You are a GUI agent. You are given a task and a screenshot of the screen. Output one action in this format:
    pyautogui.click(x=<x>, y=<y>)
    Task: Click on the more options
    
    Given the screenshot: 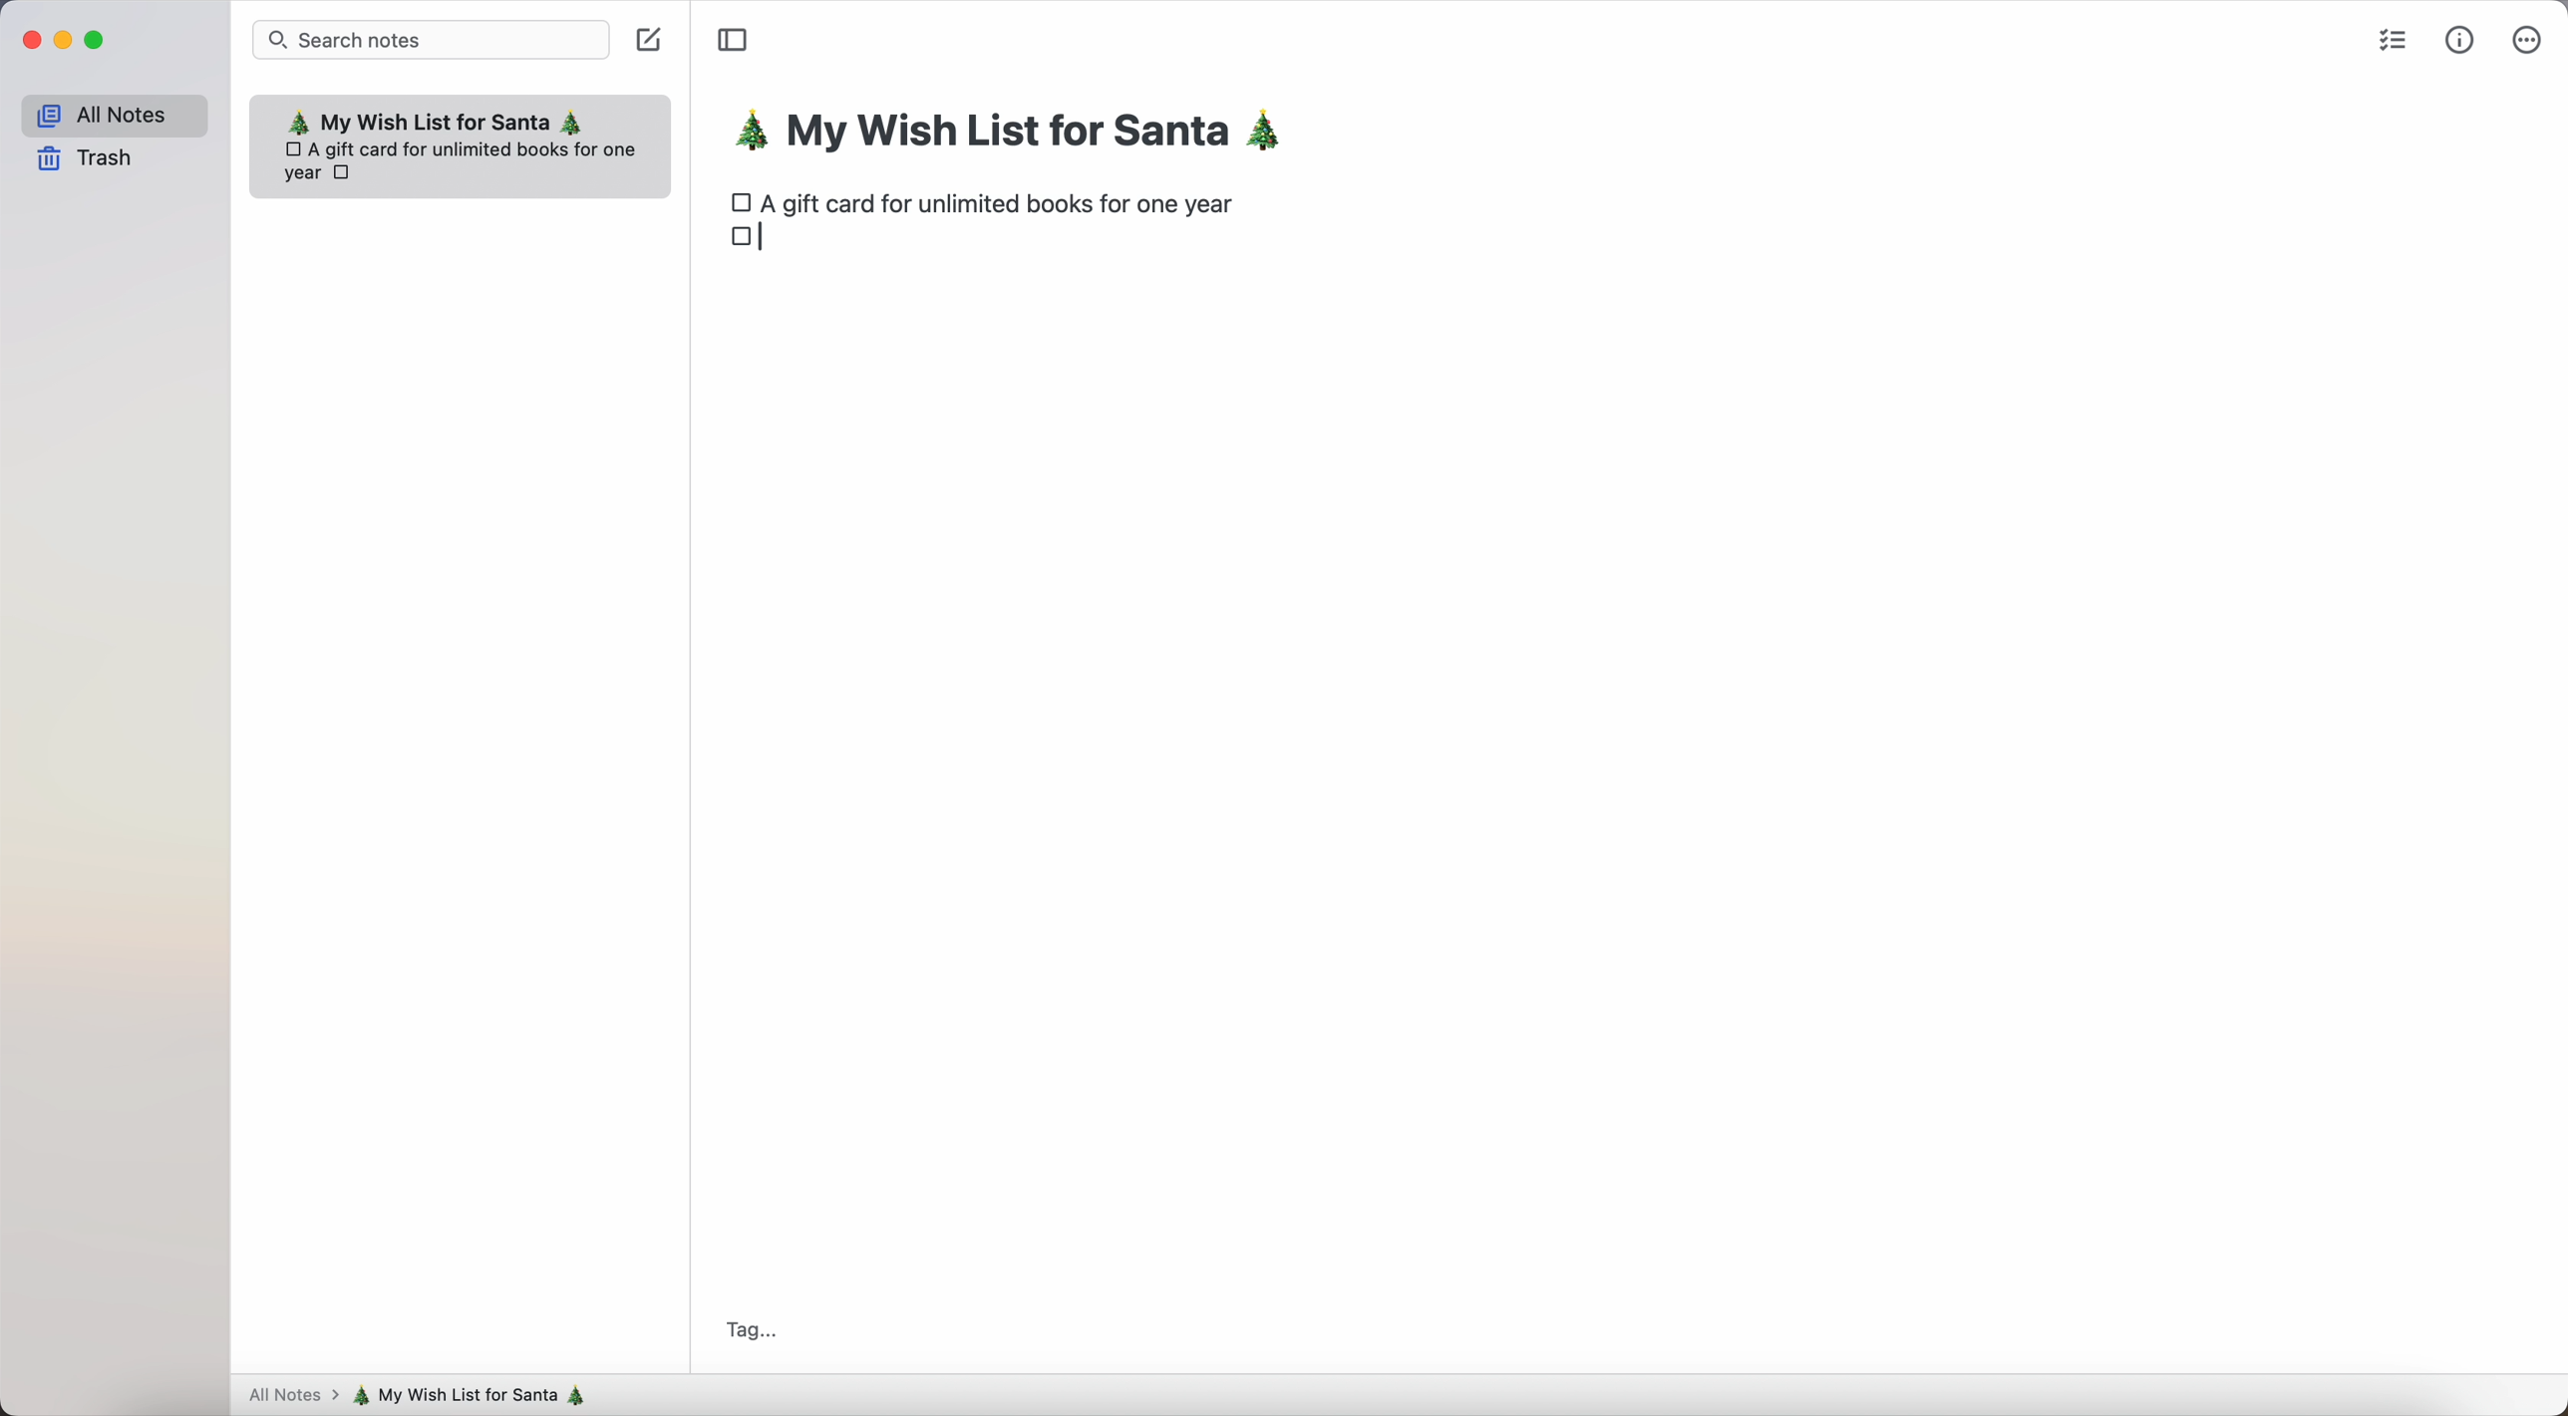 What is the action you would take?
    pyautogui.click(x=2526, y=38)
    